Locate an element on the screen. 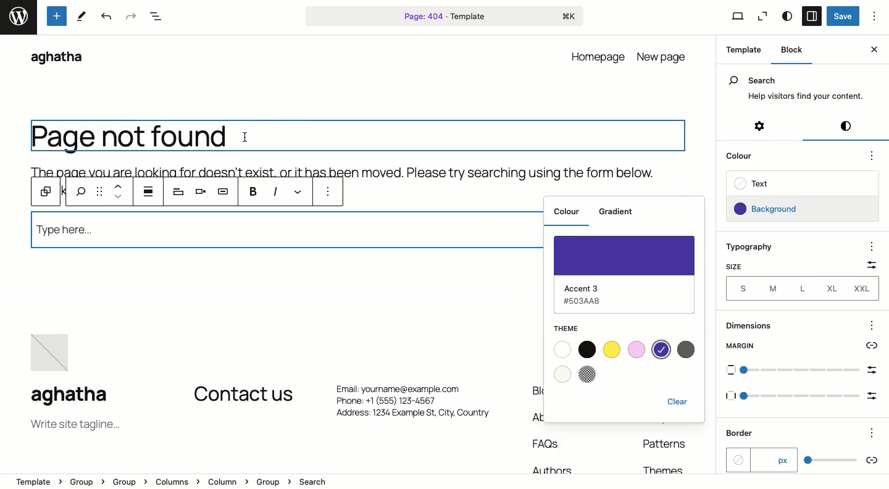 This screenshot has width=889, height=489. View is located at coordinates (731, 15).